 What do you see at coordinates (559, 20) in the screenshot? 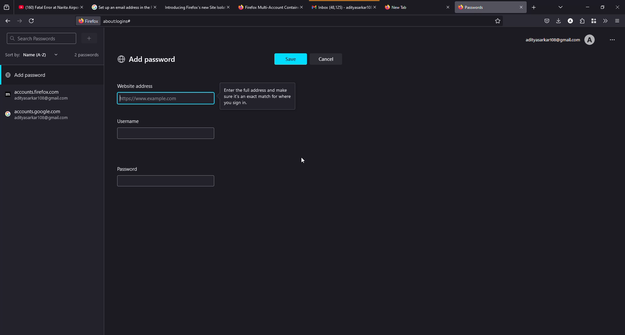
I see `downloads` at bounding box center [559, 20].